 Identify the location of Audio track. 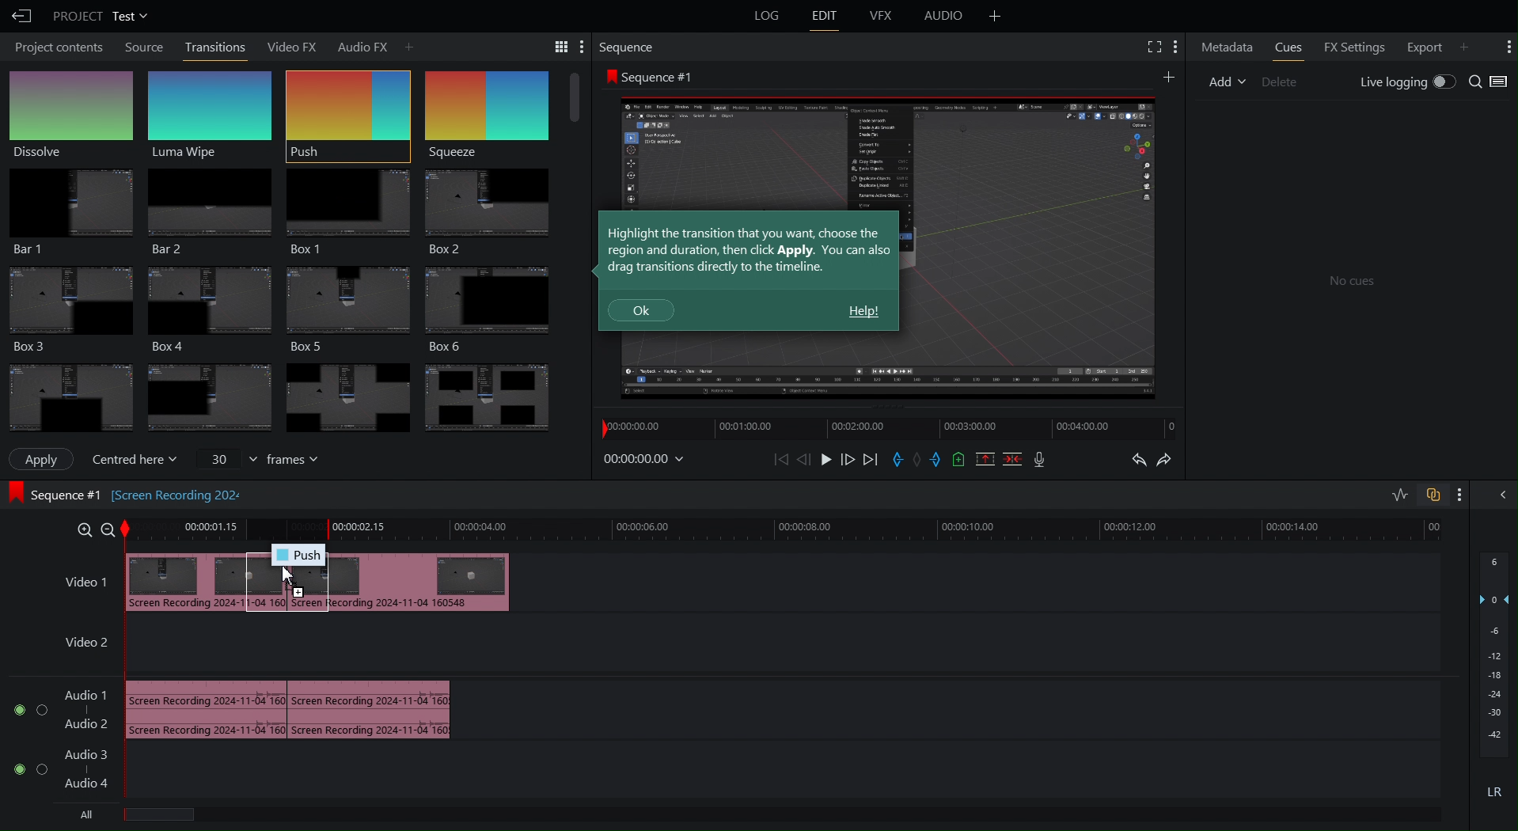
(288, 707).